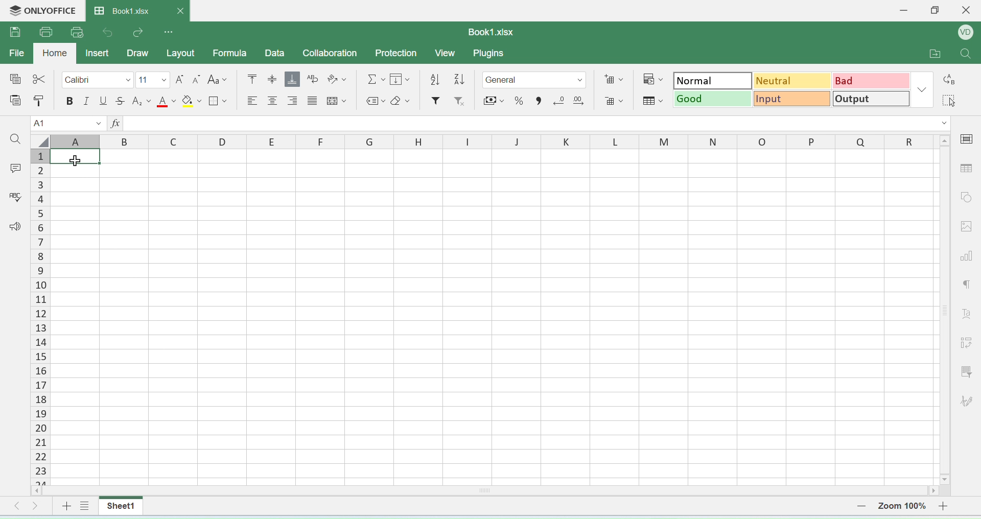 The width and height of the screenshot is (981, 519). I want to click on subscript, so click(141, 101).